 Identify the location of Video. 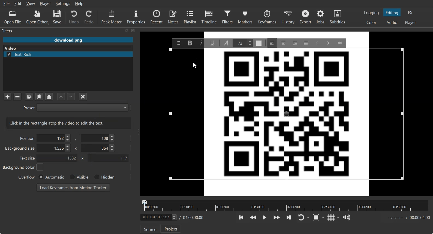
(11, 48).